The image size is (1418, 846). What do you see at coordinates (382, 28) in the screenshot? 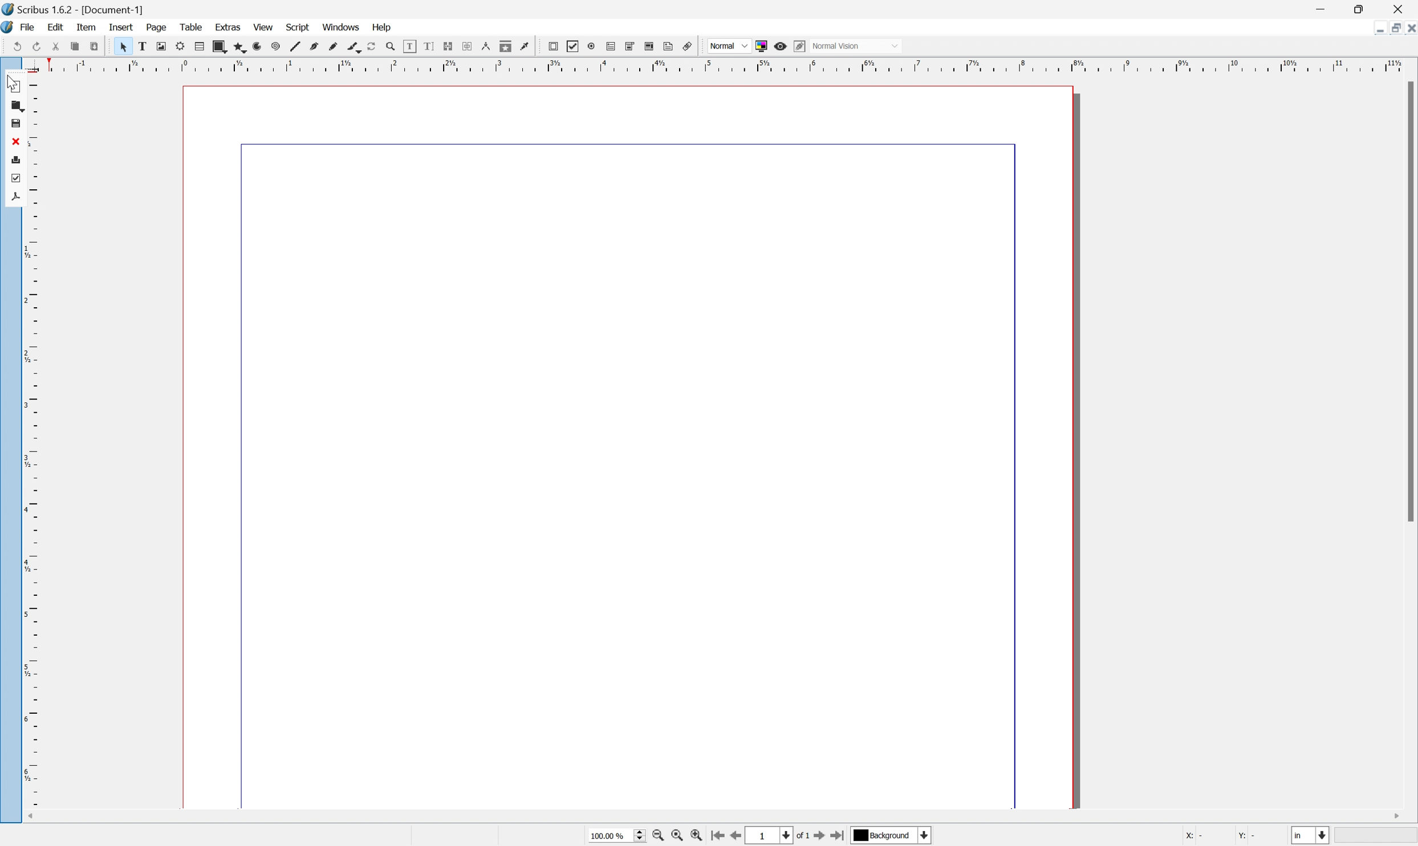
I see `Help` at bounding box center [382, 28].